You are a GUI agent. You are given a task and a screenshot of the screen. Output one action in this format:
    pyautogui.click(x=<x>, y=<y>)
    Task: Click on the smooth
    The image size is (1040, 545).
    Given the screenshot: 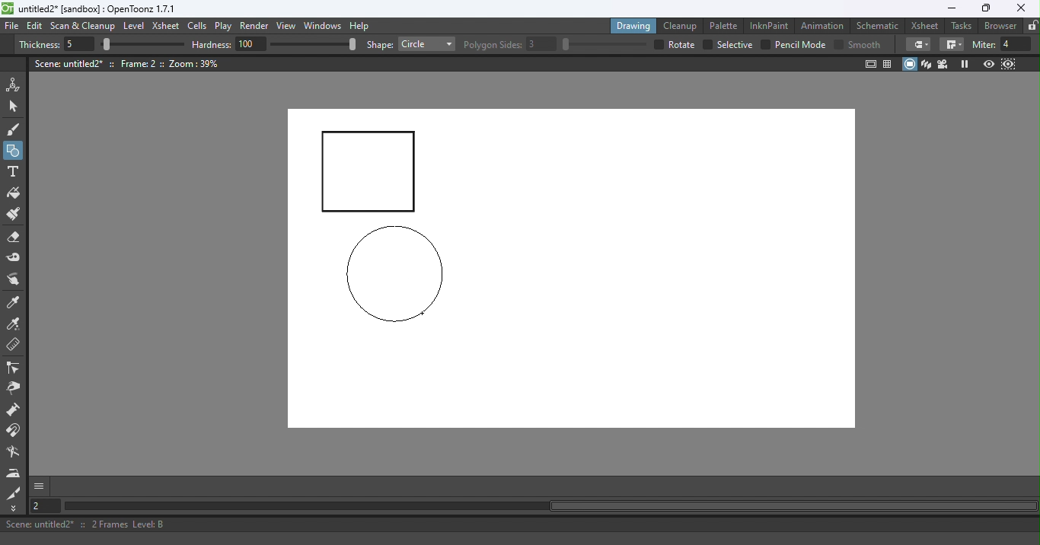 What is the action you would take?
    pyautogui.click(x=866, y=44)
    